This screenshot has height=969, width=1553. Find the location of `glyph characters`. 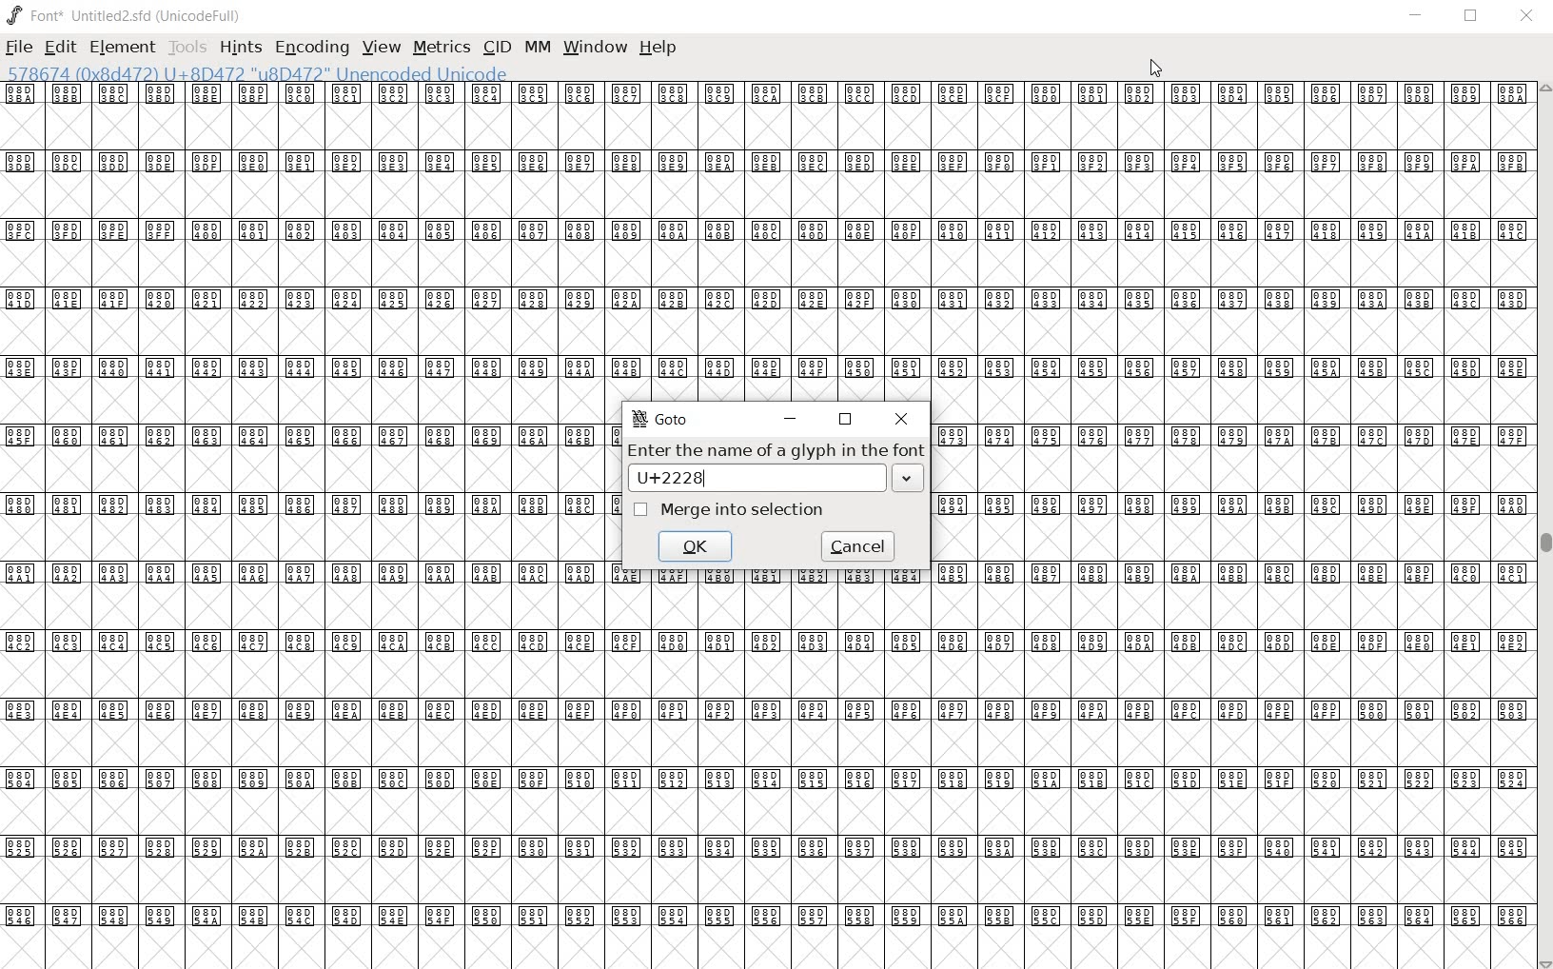

glyph characters is located at coordinates (302, 526).